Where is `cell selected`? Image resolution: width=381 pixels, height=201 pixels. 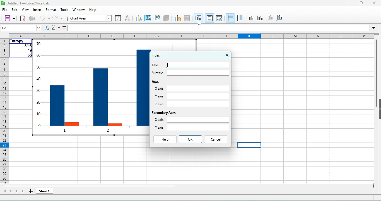 cell selected is located at coordinates (249, 145).